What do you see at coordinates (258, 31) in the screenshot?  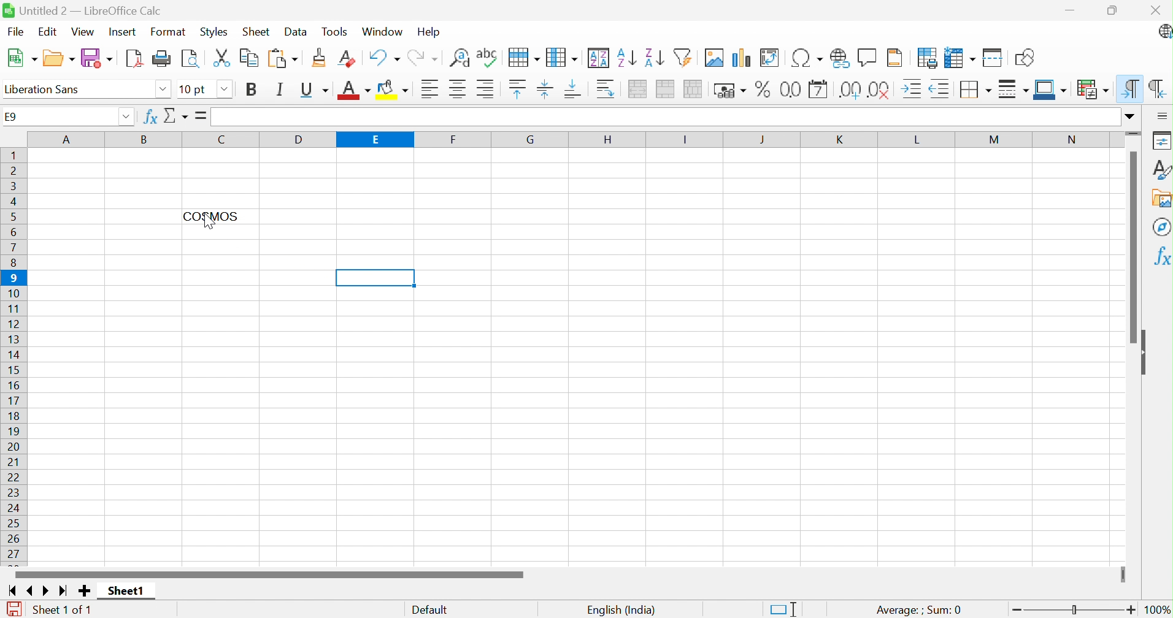 I see `Sheet` at bounding box center [258, 31].